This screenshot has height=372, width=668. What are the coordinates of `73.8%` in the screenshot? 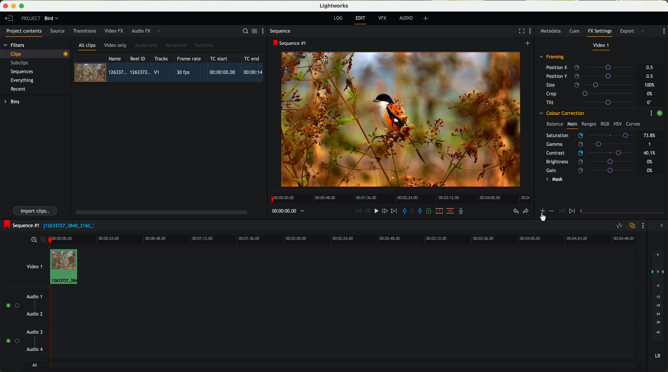 It's located at (650, 136).